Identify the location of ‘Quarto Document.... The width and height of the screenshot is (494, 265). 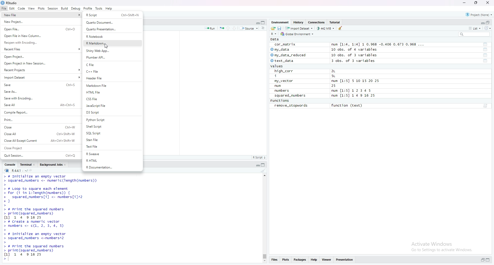
(113, 23).